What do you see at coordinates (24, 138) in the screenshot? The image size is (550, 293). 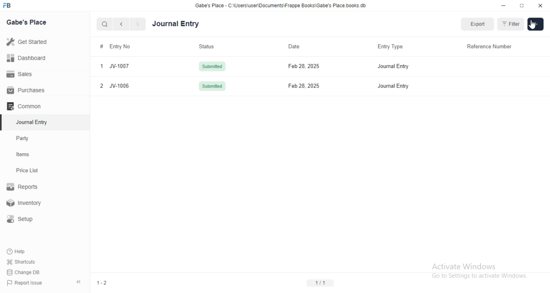 I see `Party` at bounding box center [24, 138].